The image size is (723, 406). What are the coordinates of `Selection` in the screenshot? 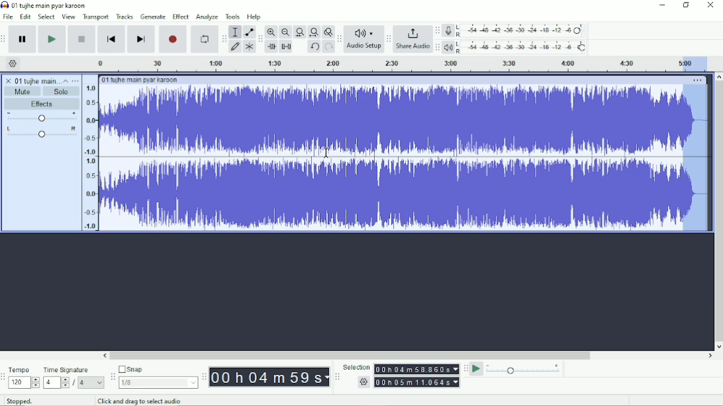 It's located at (356, 366).